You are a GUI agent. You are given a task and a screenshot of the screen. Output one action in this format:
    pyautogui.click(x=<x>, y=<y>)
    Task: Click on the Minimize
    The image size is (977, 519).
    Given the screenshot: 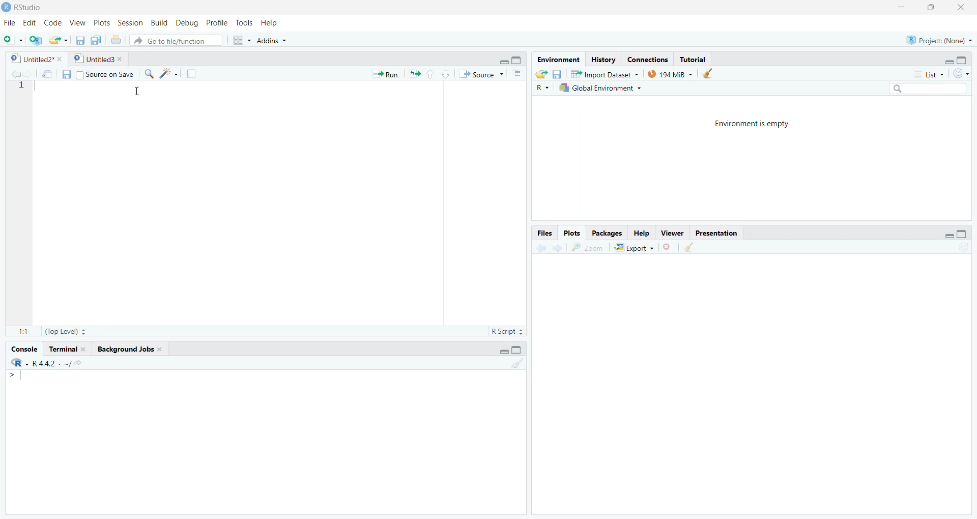 What is the action you would take?
    pyautogui.click(x=903, y=8)
    